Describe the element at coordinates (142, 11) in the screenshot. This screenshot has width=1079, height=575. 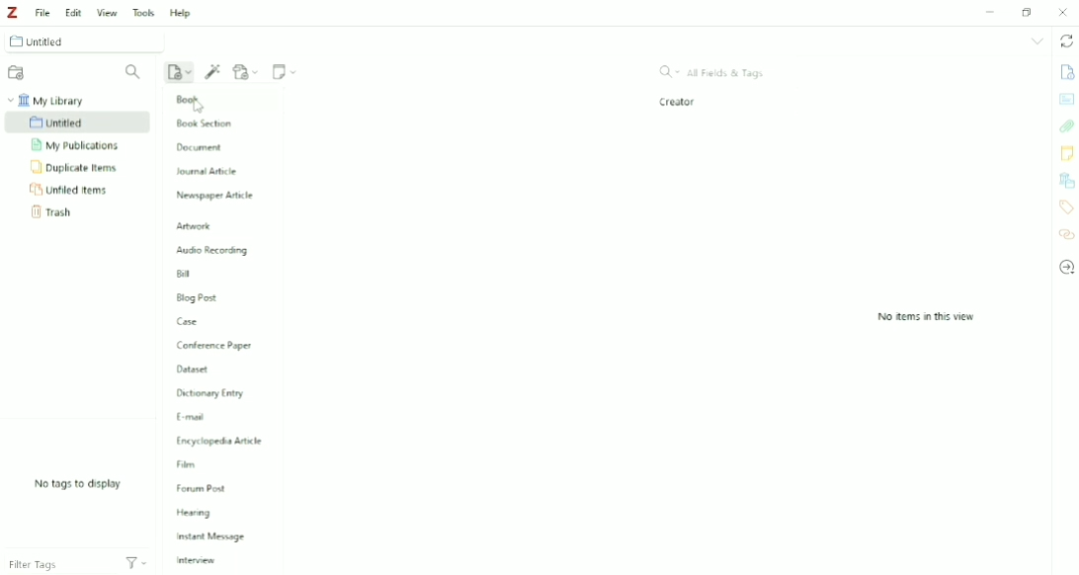
I see `Tools` at that location.